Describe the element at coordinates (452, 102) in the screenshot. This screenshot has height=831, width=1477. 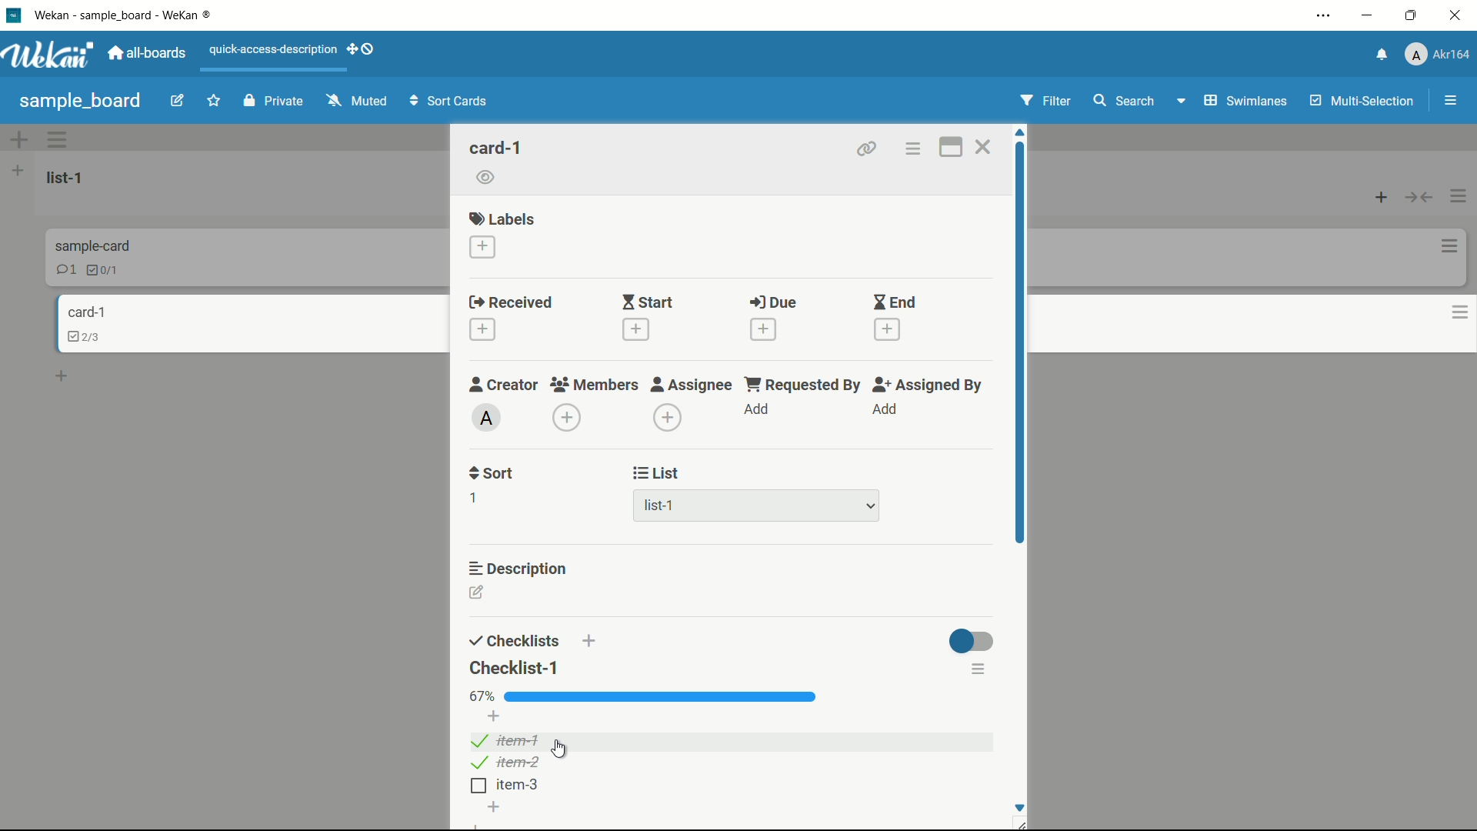
I see `sort cards` at that location.